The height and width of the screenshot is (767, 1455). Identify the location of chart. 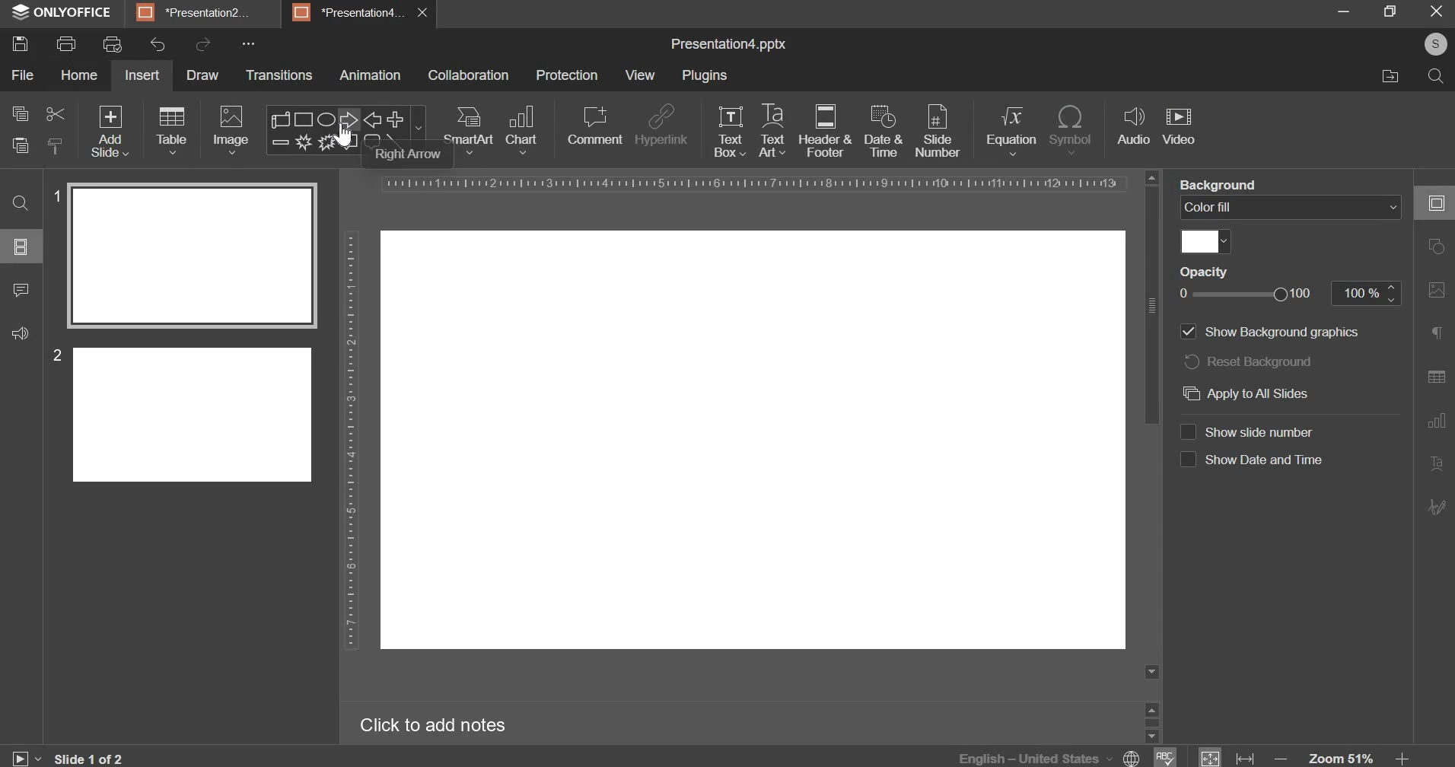
(521, 131).